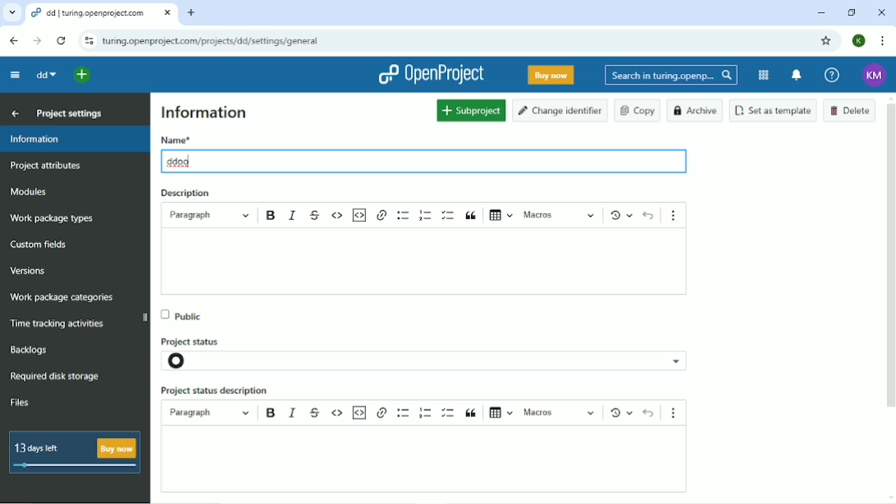 The width and height of the screenshot is (896, 504). I want to click on italics, so click(295, 411).